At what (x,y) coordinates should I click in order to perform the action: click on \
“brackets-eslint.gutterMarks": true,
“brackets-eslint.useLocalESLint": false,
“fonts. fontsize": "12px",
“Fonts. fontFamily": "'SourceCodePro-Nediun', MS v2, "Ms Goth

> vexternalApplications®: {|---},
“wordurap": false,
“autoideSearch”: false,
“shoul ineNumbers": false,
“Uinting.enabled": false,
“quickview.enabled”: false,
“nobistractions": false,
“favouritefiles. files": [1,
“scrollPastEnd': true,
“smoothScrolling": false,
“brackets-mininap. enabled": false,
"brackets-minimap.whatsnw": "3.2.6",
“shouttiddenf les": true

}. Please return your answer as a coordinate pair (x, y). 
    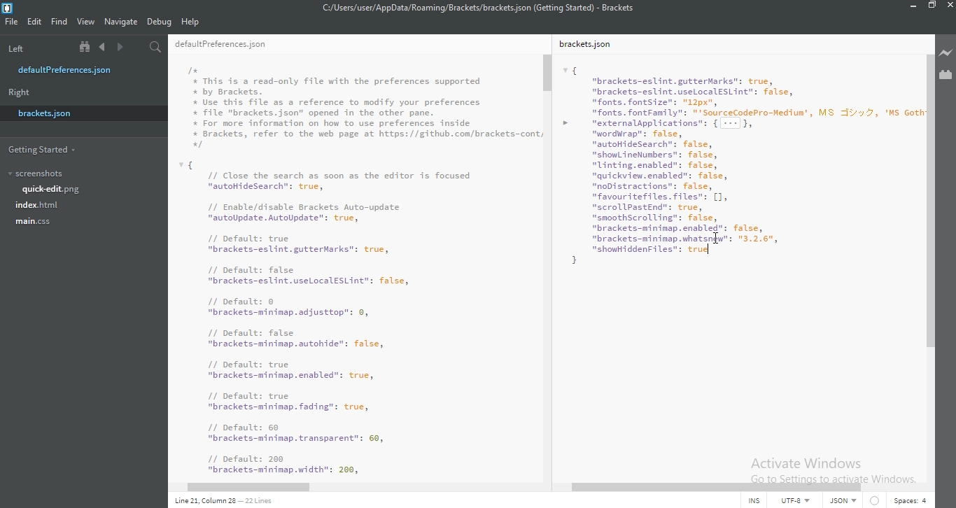
    Looking at the image, I should click on (739, 164).